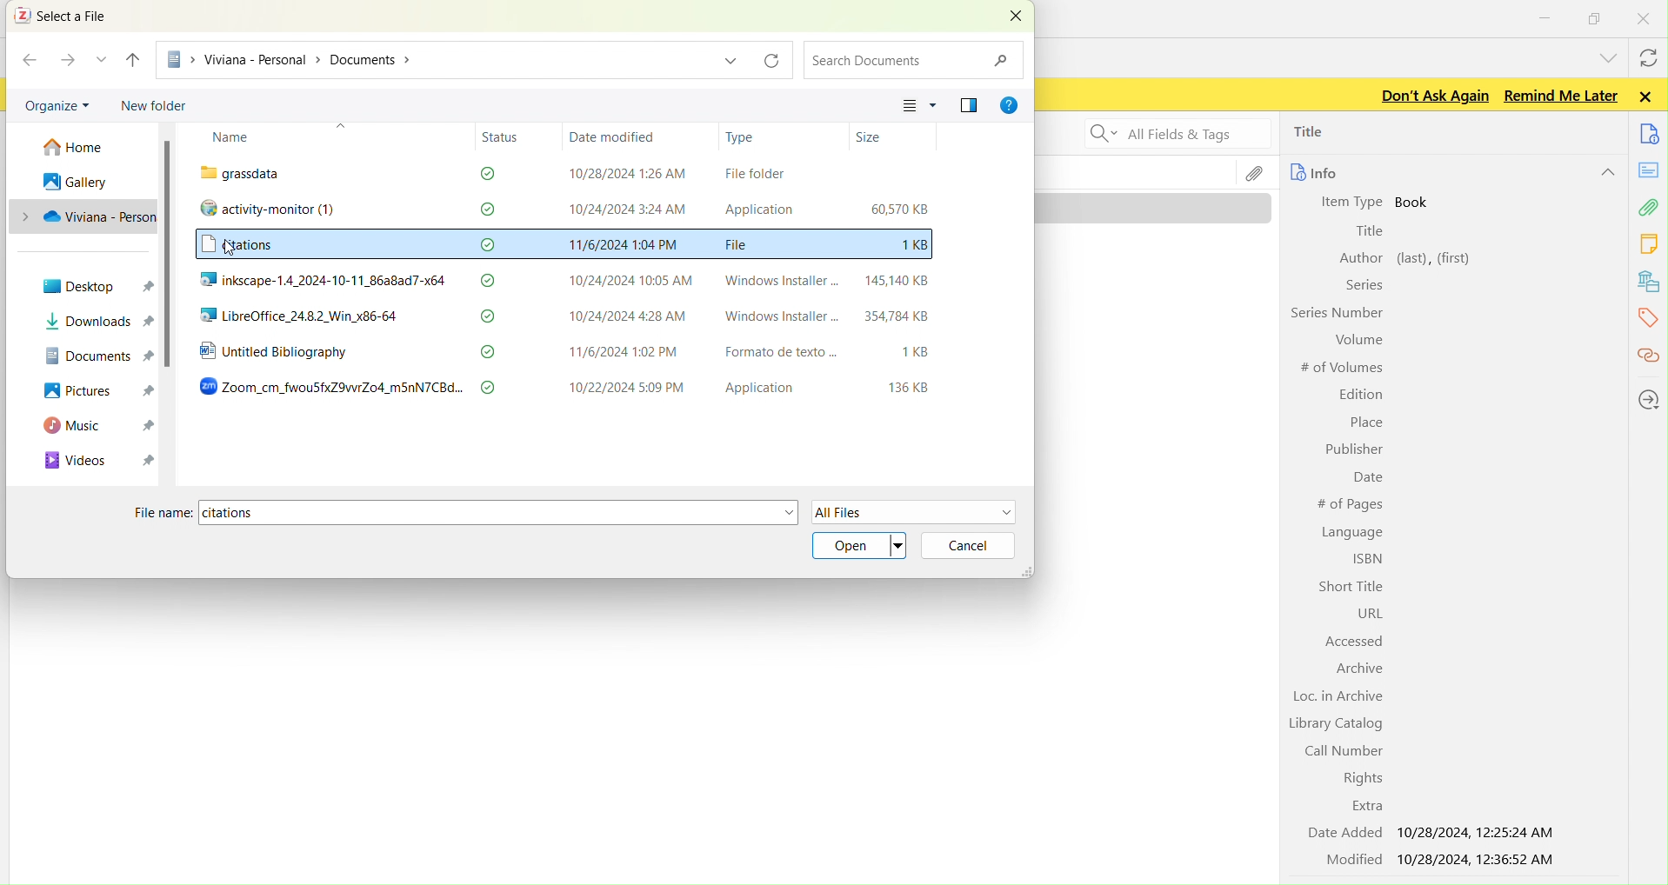  I want to click on documents, so click(1651, 134).